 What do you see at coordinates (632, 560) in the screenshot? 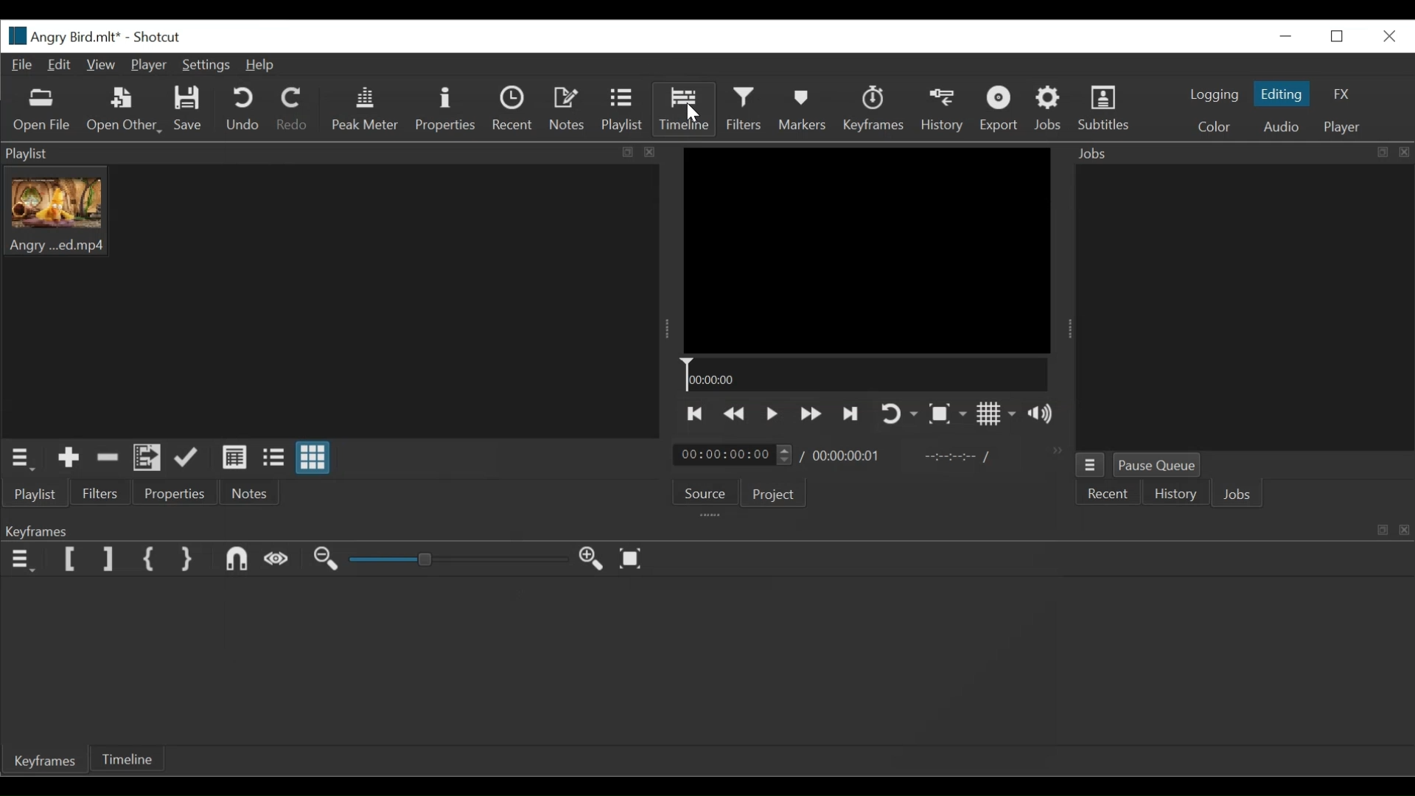
I see `Toggle keyframe to fit` at bounding box center [632, 560].